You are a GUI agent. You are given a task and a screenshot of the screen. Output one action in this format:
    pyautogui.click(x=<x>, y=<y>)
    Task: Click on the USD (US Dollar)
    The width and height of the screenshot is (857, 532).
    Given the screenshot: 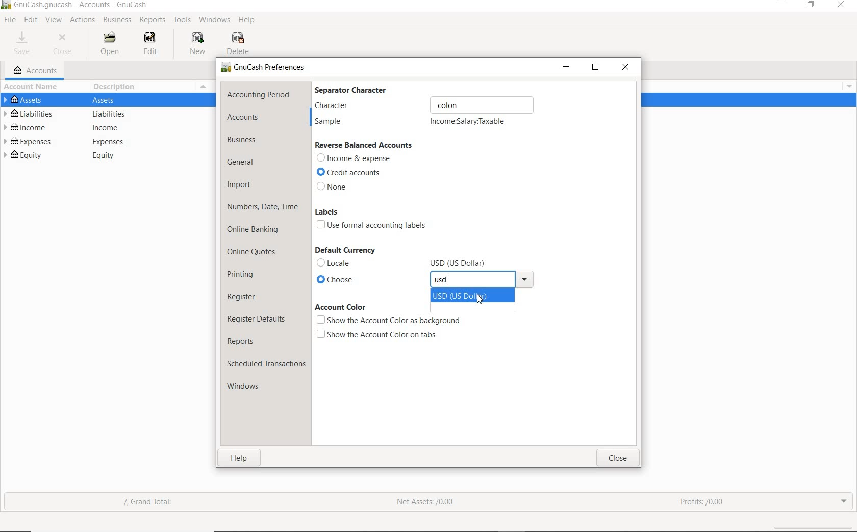 What is the action you would take?
    pyautogui.click(x=469, y=295)
    